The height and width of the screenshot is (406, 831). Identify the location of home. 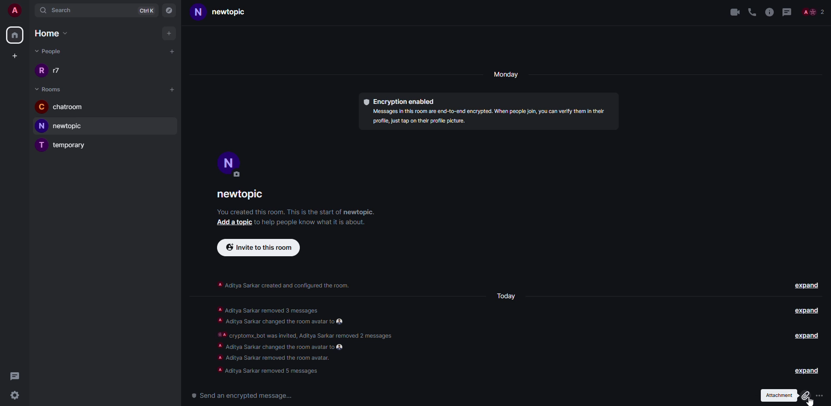
(53, 32).